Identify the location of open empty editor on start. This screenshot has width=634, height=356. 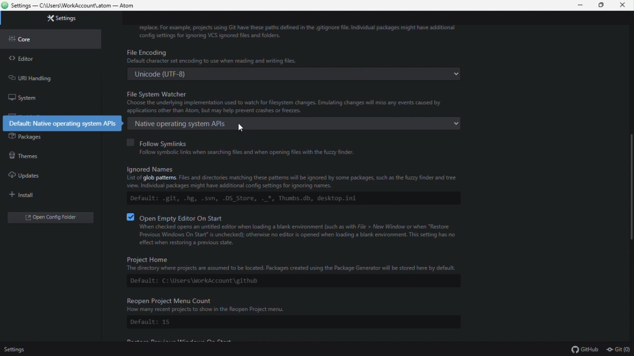
(296, 230).